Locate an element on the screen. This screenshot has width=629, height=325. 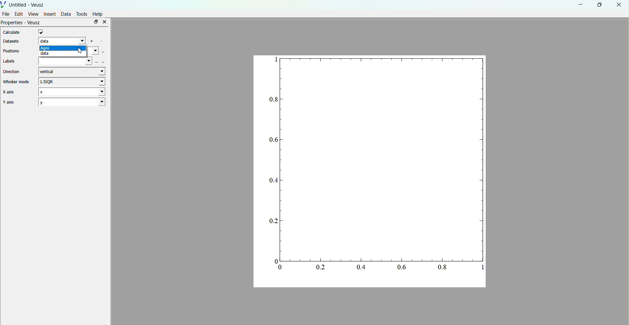
X axis is located at coordinates (13, 92).